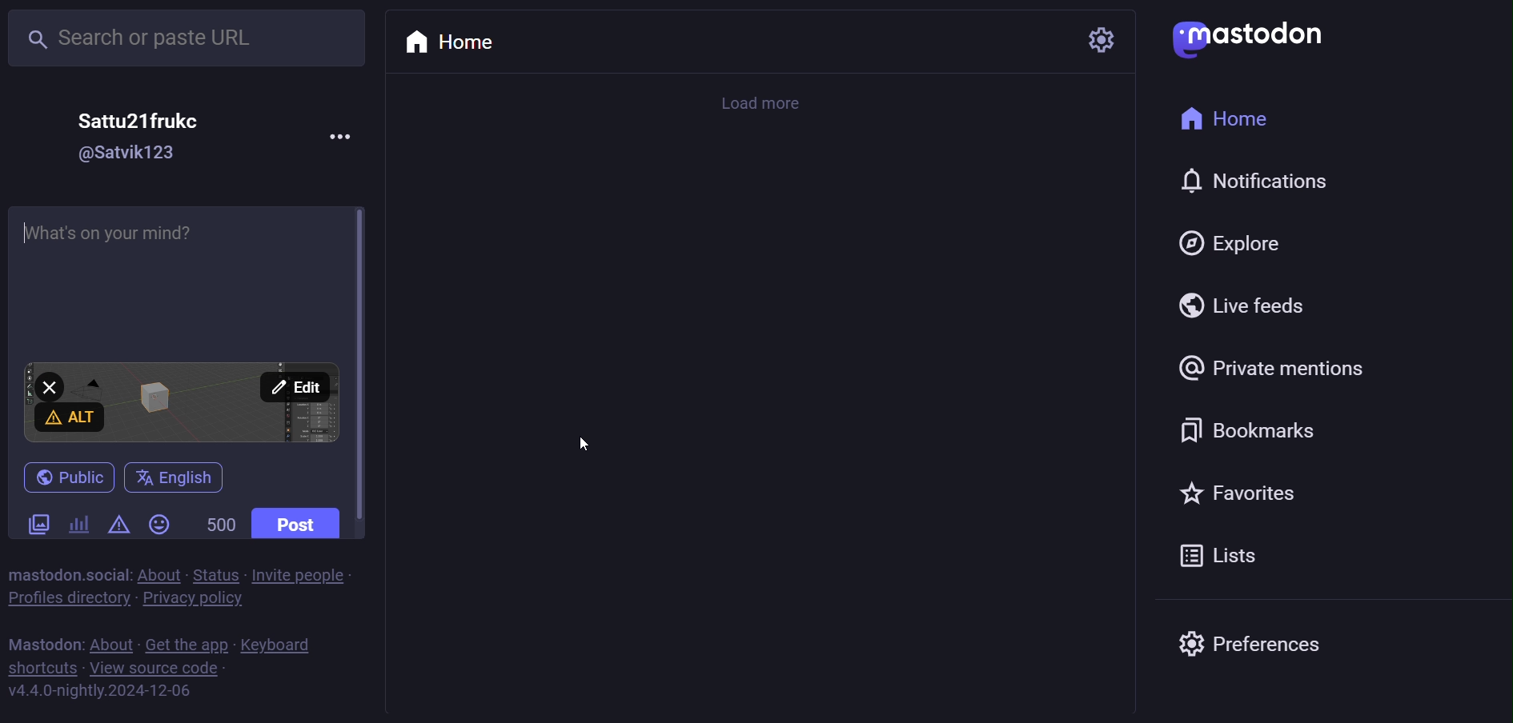 The width and height of the screenshot is (1513, 723). I want to click on live feed, so click(1238, 307).